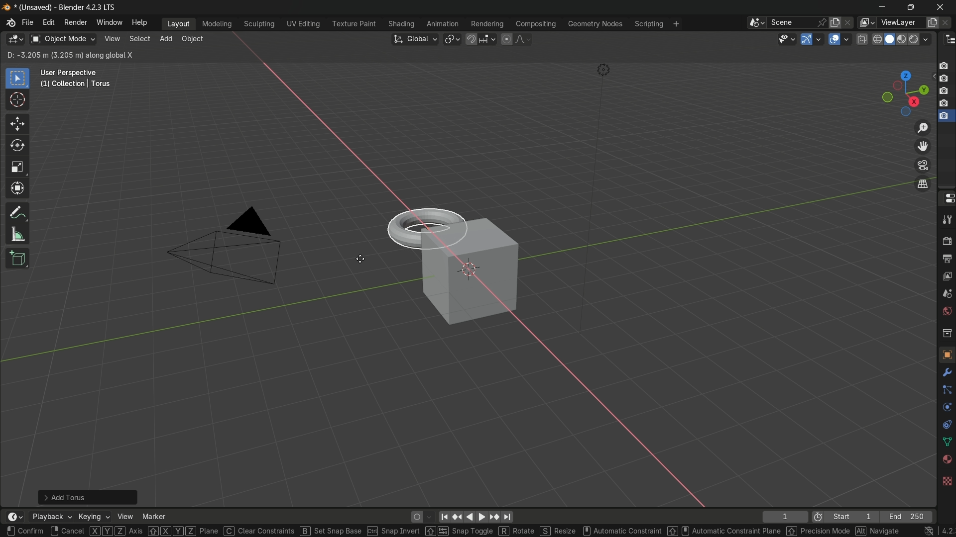  I want to click on select, so click(138, 39).